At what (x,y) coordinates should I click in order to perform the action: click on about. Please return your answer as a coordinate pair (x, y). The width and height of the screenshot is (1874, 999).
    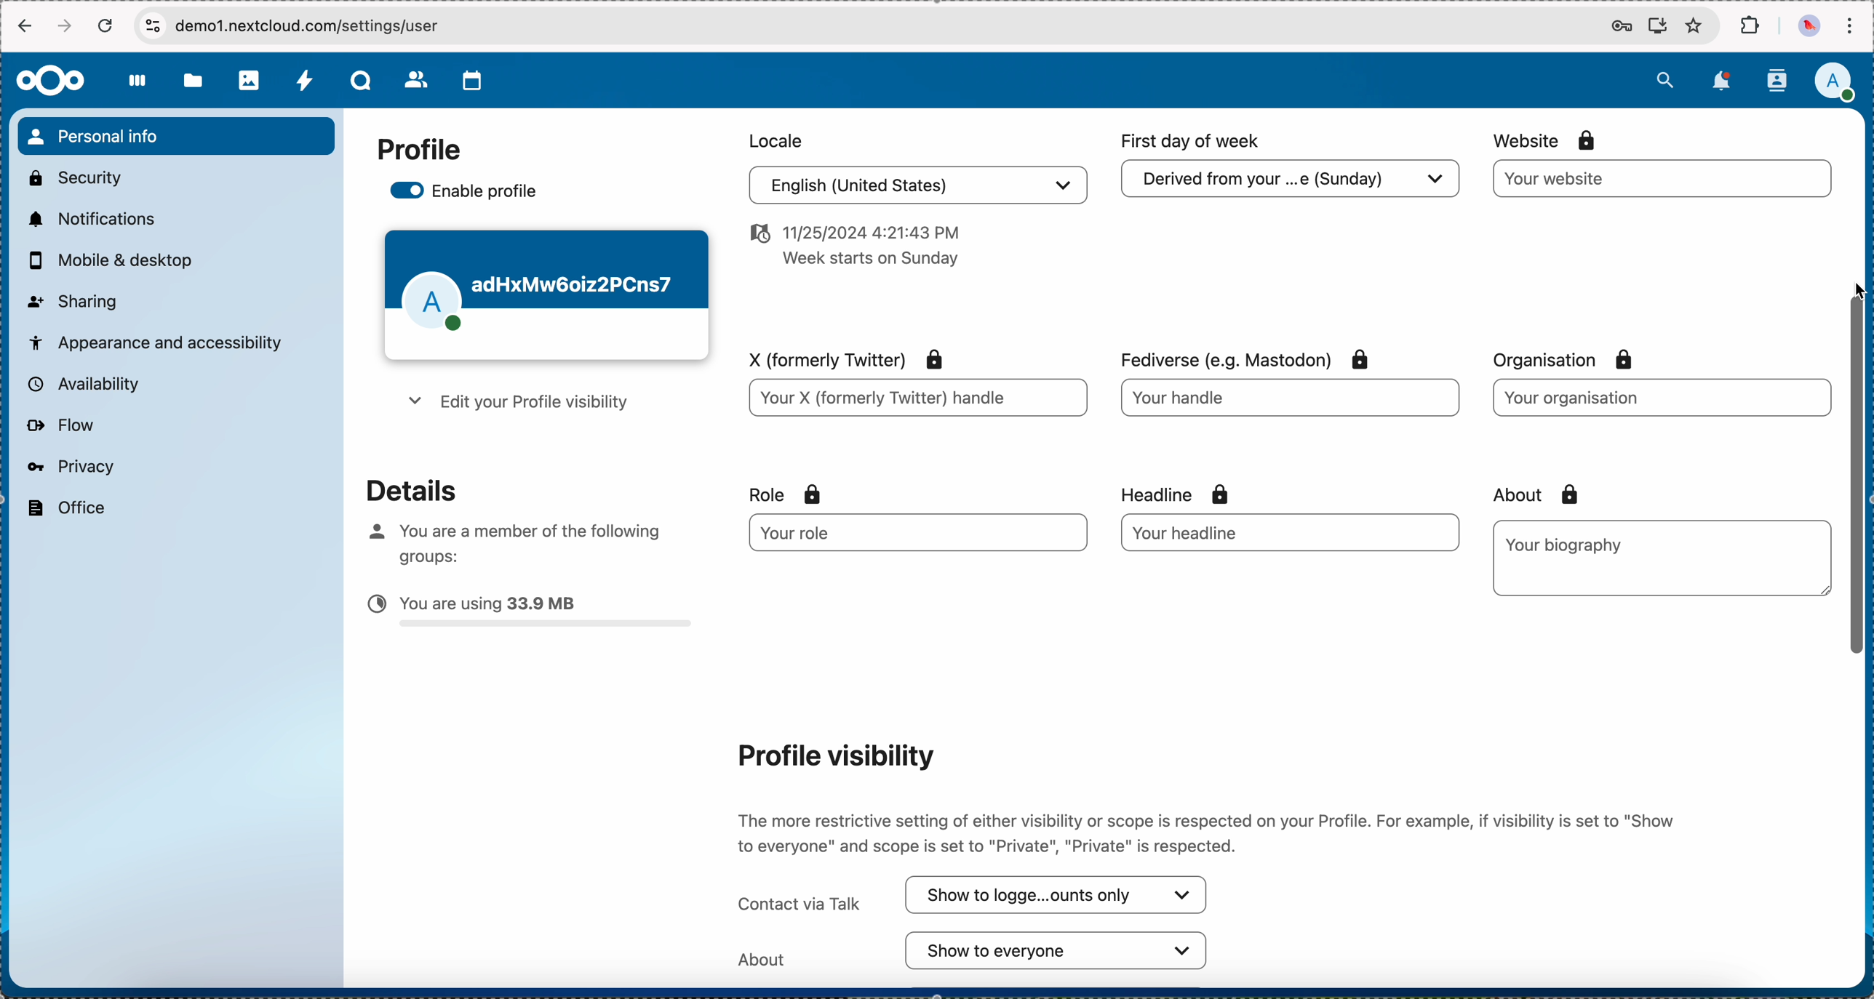
    Looking at the image, I should click on (1531, 494).